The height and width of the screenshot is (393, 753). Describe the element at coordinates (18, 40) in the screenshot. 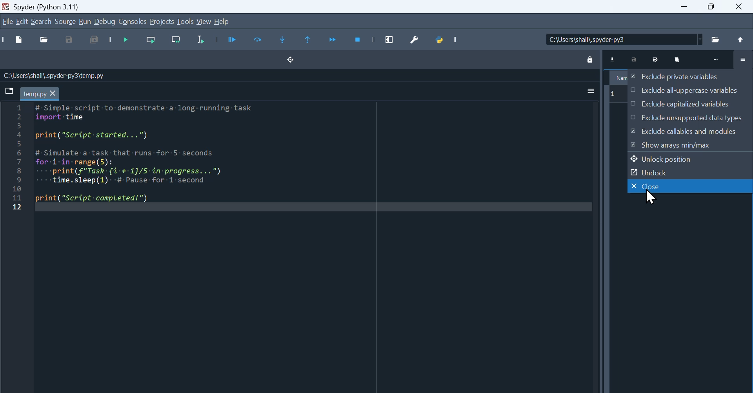

I see `New file` at that location.